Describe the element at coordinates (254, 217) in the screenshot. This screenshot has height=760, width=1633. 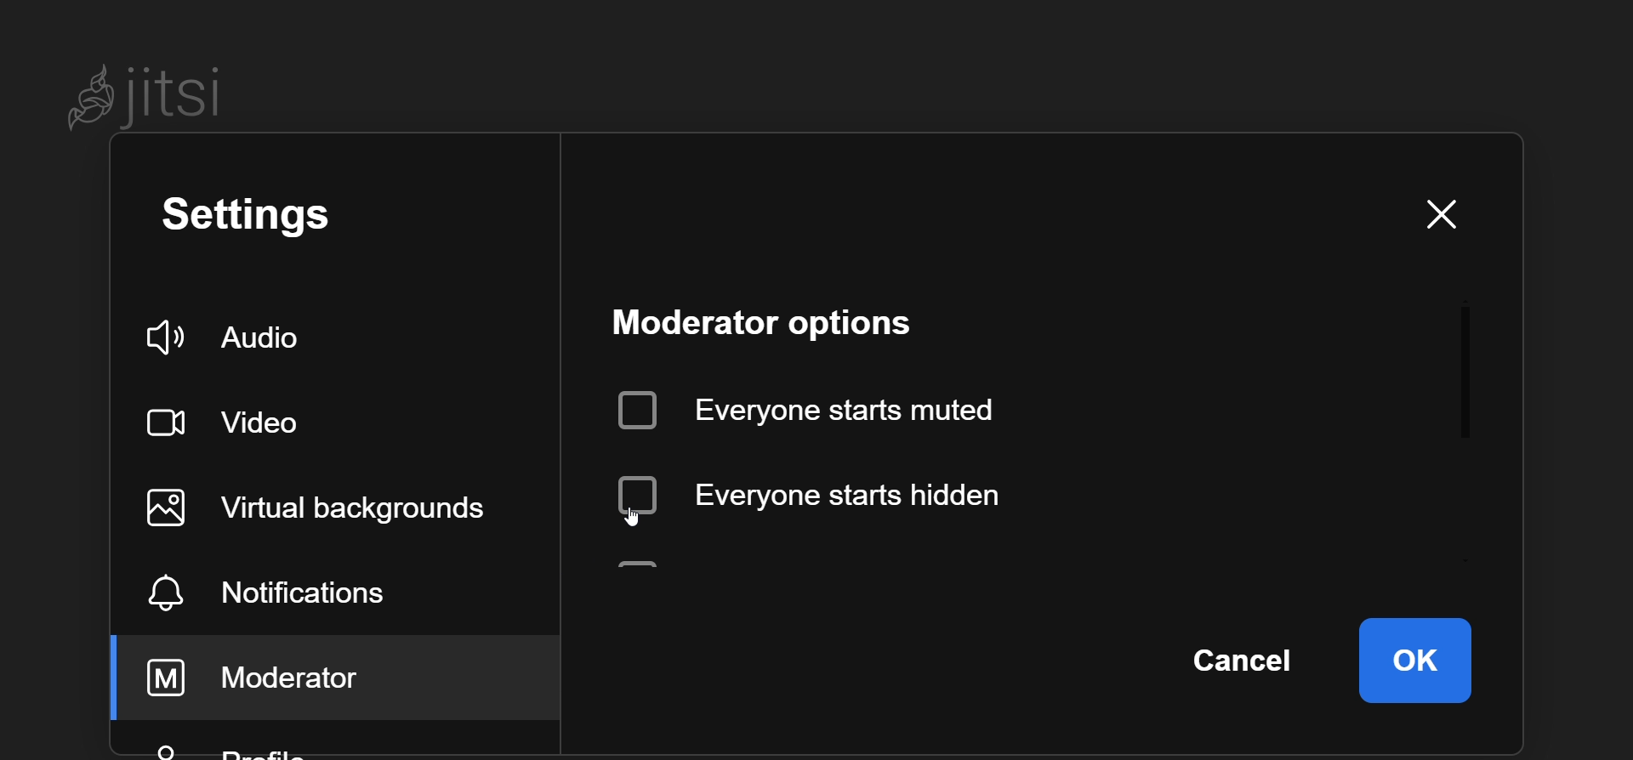
I see `setting` at that location.